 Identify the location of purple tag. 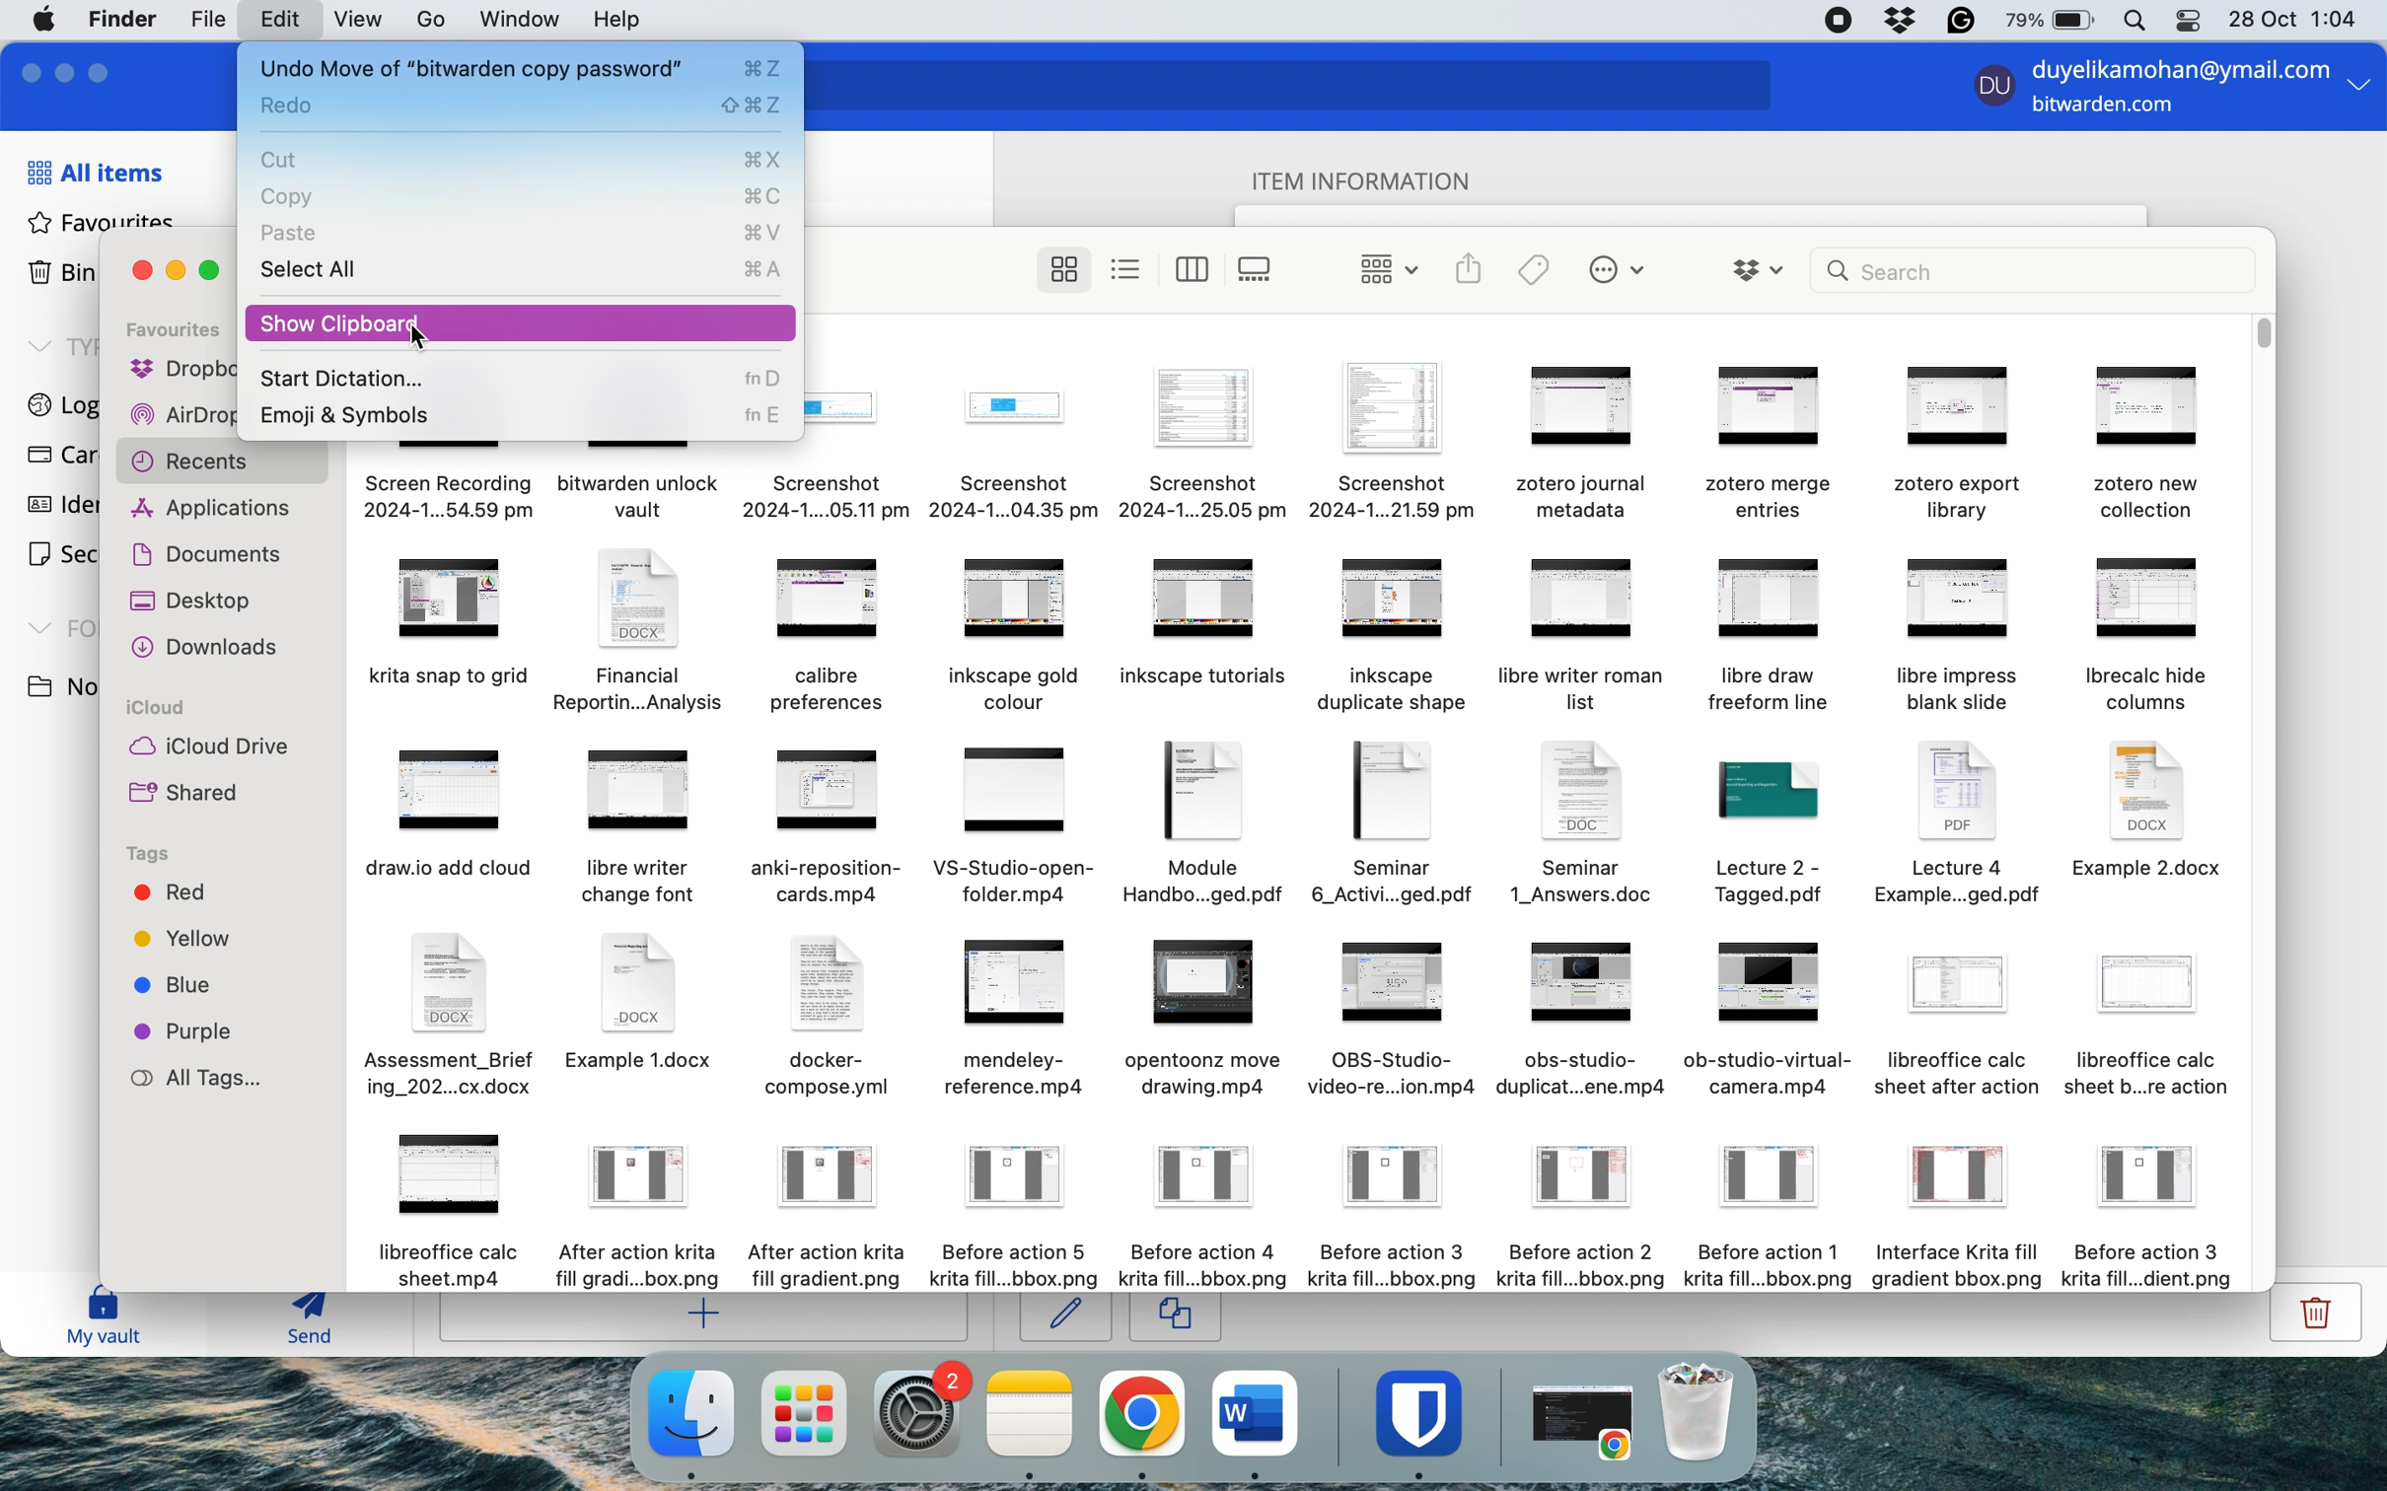
(189, 1030).